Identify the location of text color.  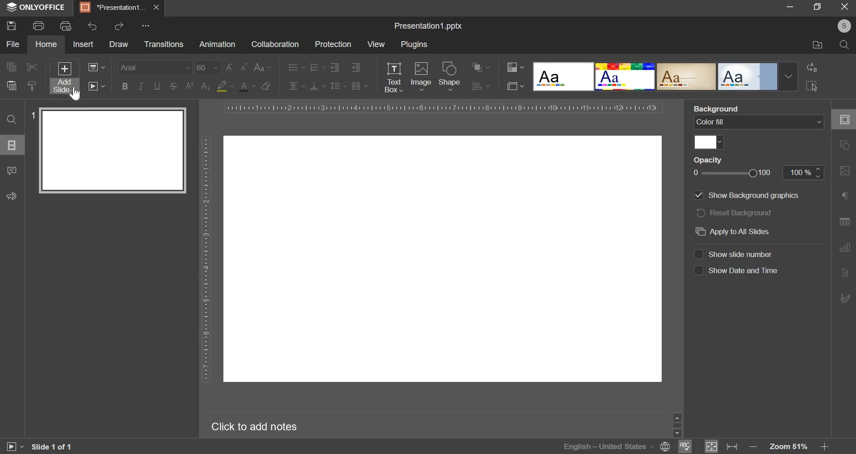
(247, 86).